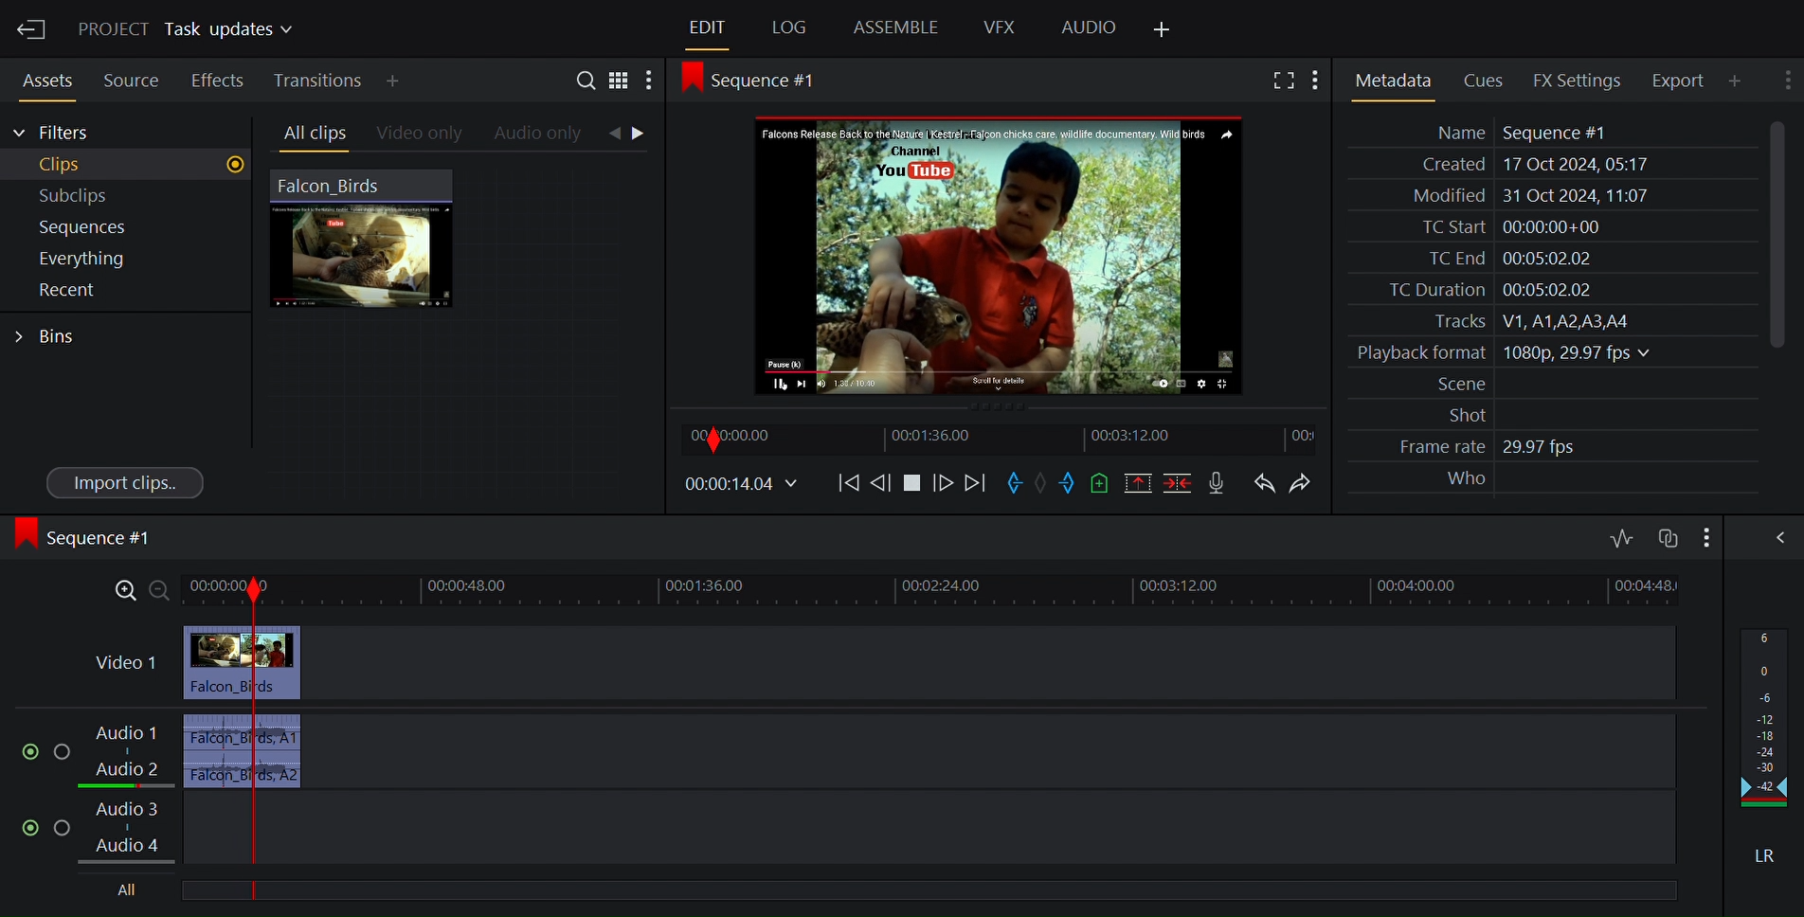  I want to click on TC Duration  00:05:02.02, so click(1477, 290).